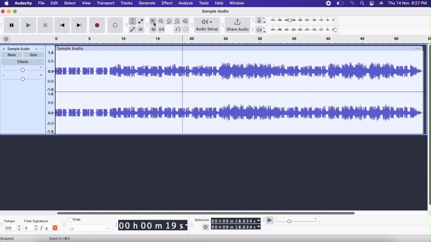 The width and height of the screenshot is (431, 242). Describe the element at coordinates (237, 3) in the screenshot. I see `Window` at that location.